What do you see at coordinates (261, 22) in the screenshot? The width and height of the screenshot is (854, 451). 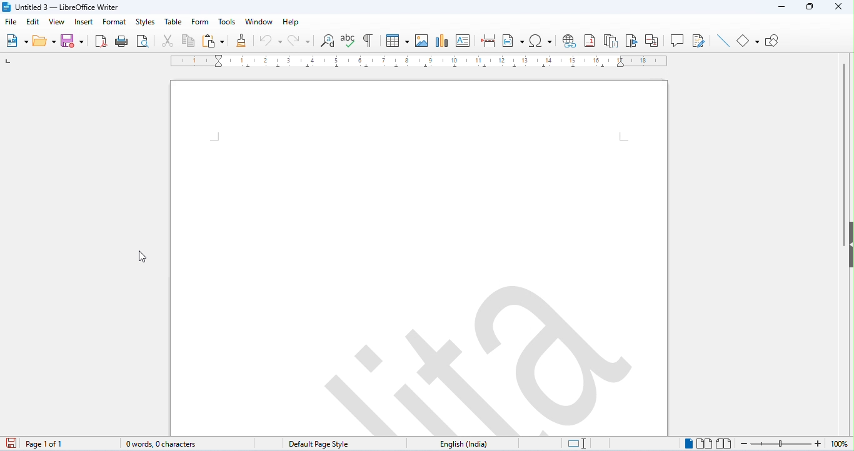 I see `window` at bounding box center [261, 22].